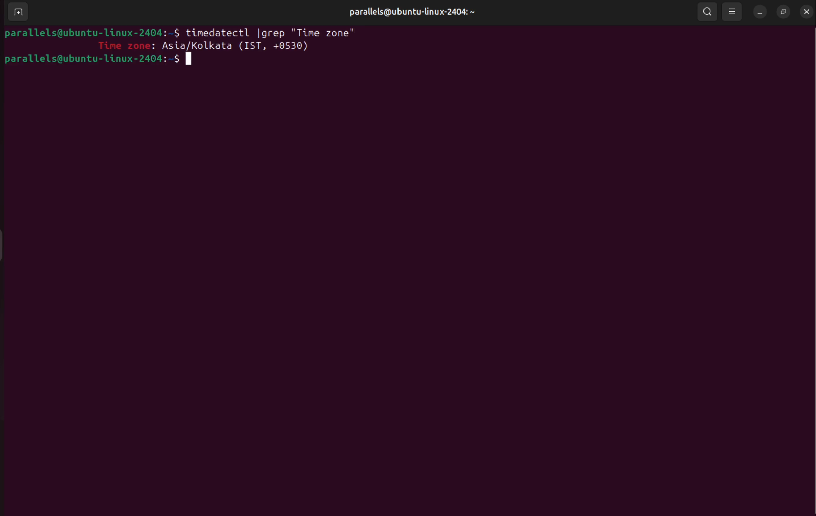  I want to click on add terminal, so click(18, 12).